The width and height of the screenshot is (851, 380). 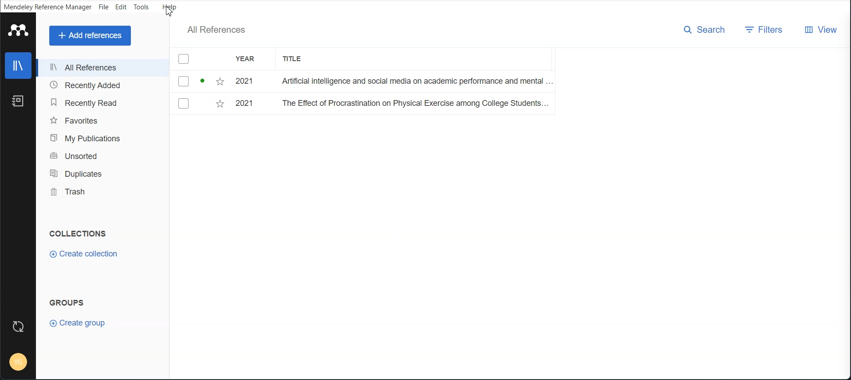 What do you see at coordinates (18, 30) in the screenshot?
I see `Logo` at bounding box center [18, 30].